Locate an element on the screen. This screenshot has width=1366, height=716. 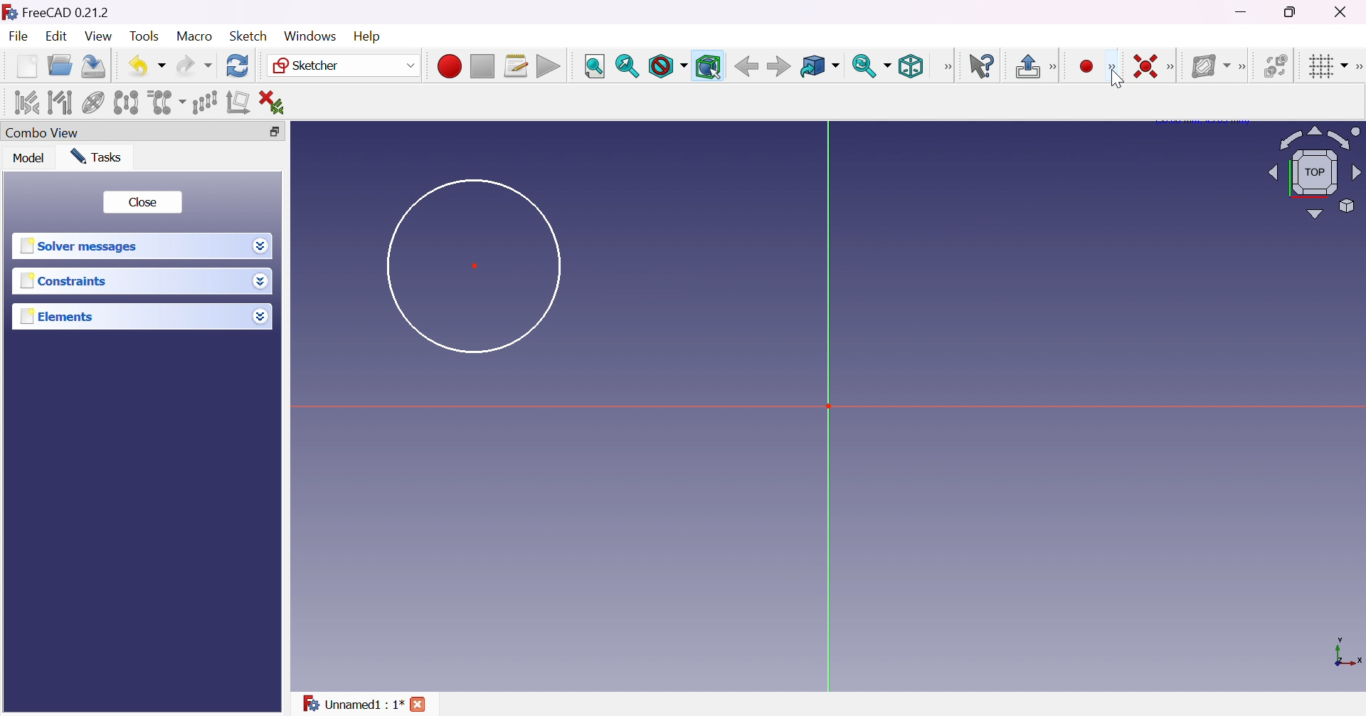
Dot is located at coordinates (476, 265).